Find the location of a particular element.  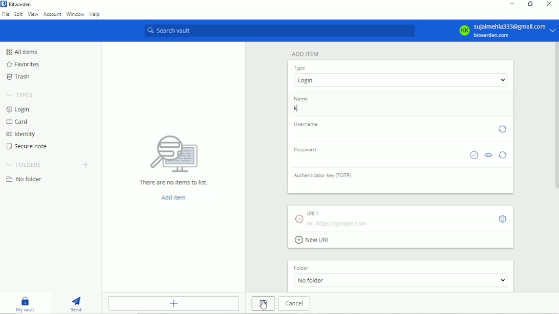

Types is located at coordinates (19, 95).